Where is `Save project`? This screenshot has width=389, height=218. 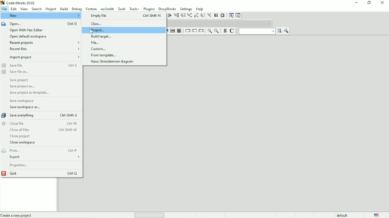
Save project is located at coordinates (20, 80).